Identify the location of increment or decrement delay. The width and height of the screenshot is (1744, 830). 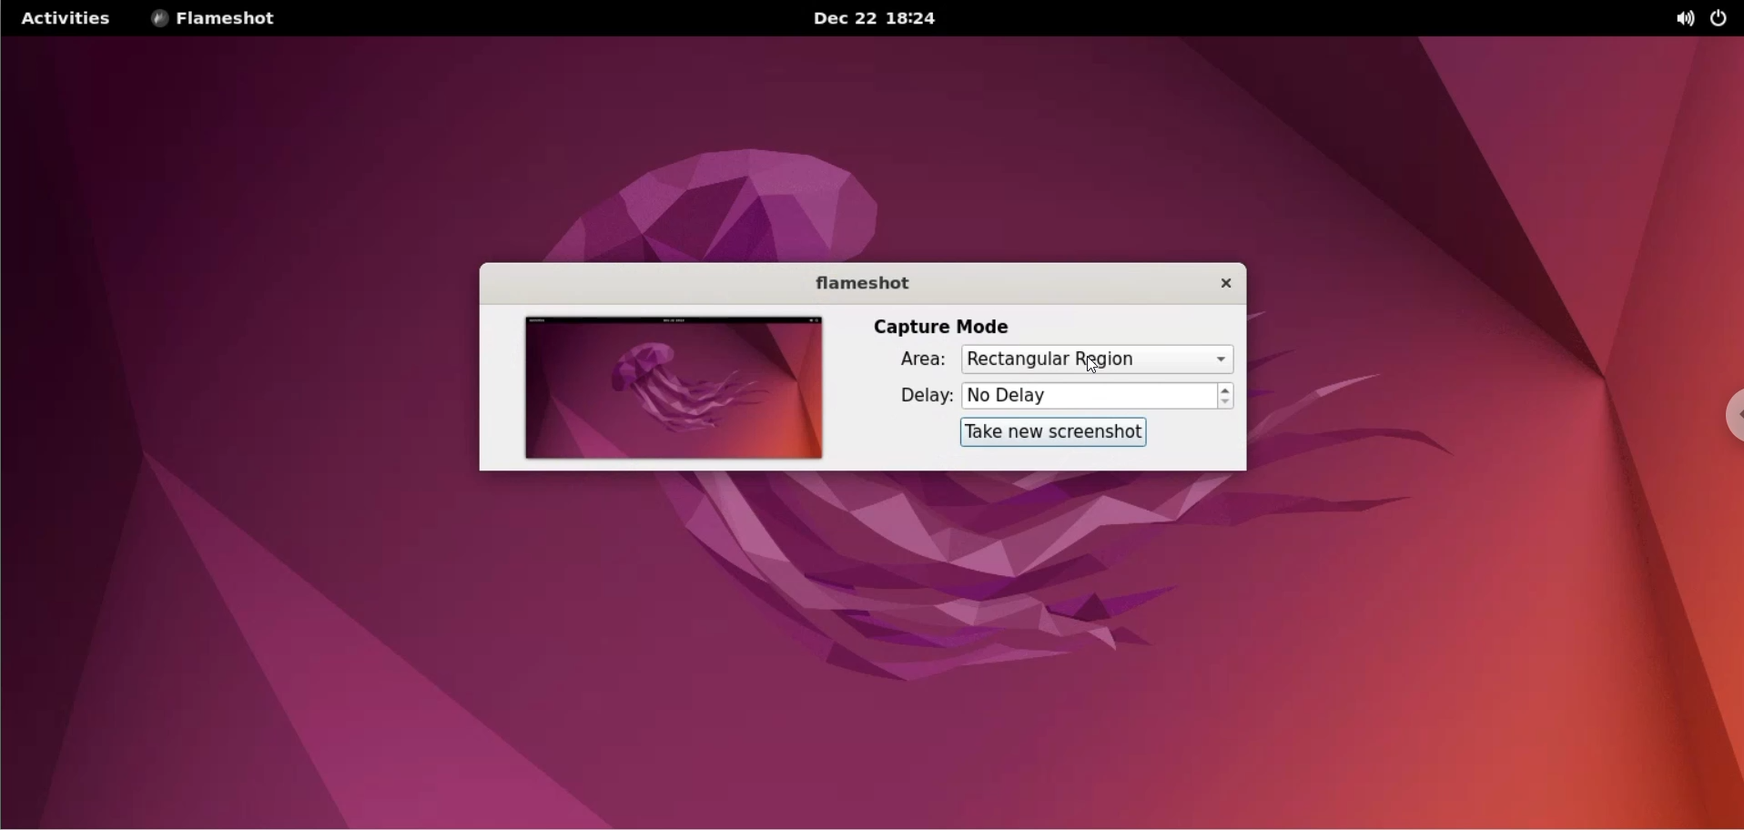
(1230, 396).